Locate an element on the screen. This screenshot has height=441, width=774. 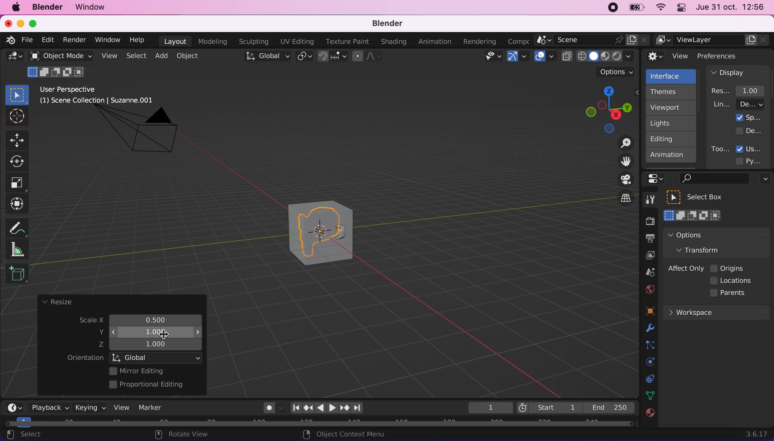
file is located at coordinates (26, 40).